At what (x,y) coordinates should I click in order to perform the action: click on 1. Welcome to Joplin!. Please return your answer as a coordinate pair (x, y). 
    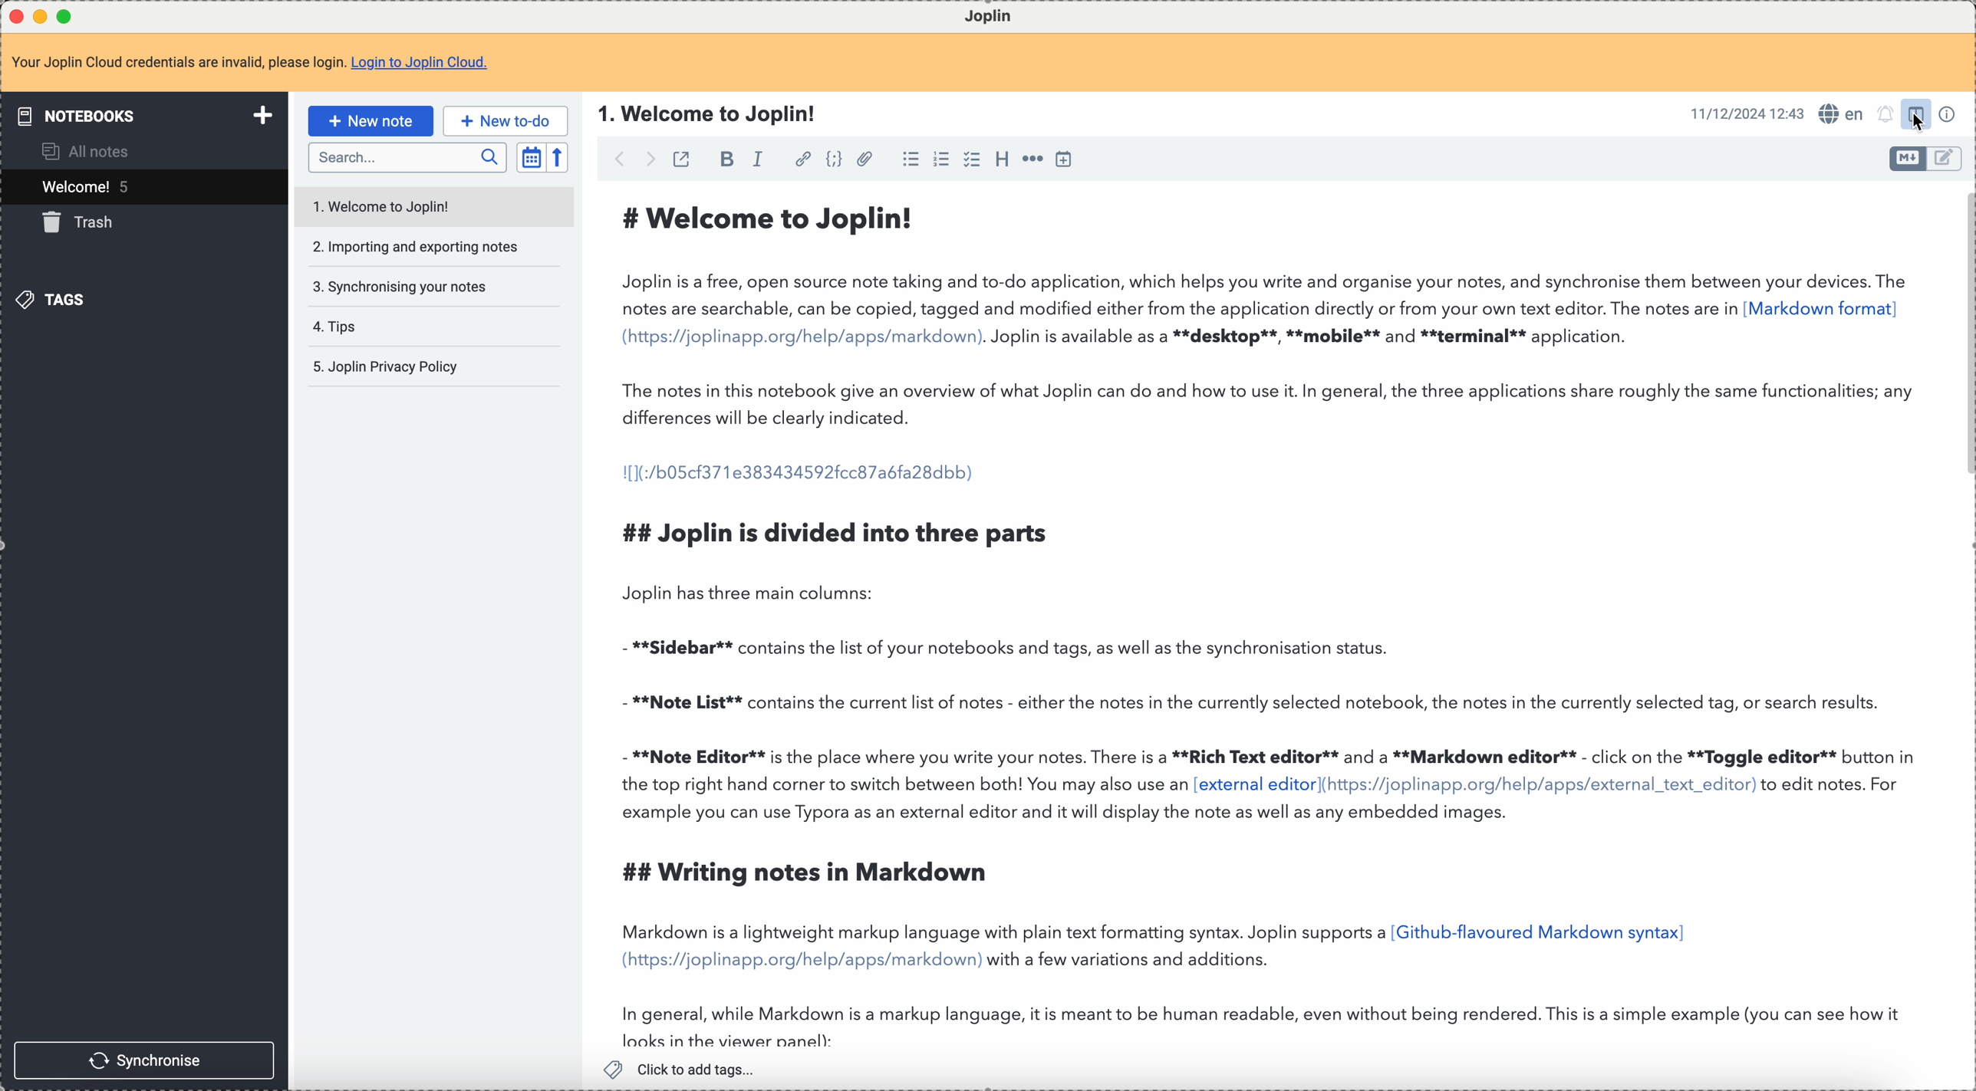
    Looking at the image, I should click on (713, 113).